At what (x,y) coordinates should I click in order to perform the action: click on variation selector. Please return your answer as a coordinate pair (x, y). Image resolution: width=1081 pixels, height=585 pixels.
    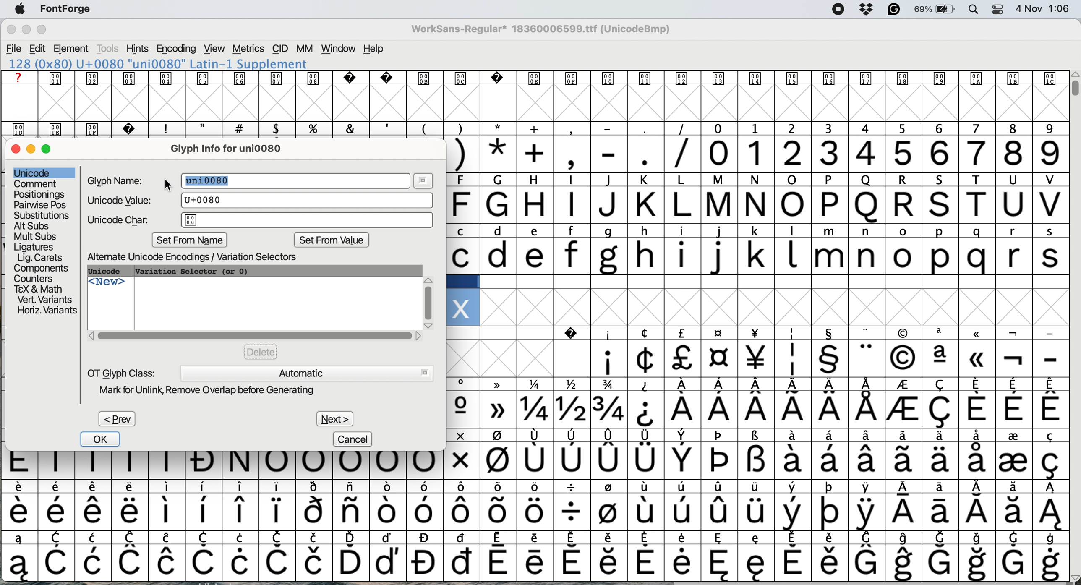
    Looking at the image, I should click on (193, 271).